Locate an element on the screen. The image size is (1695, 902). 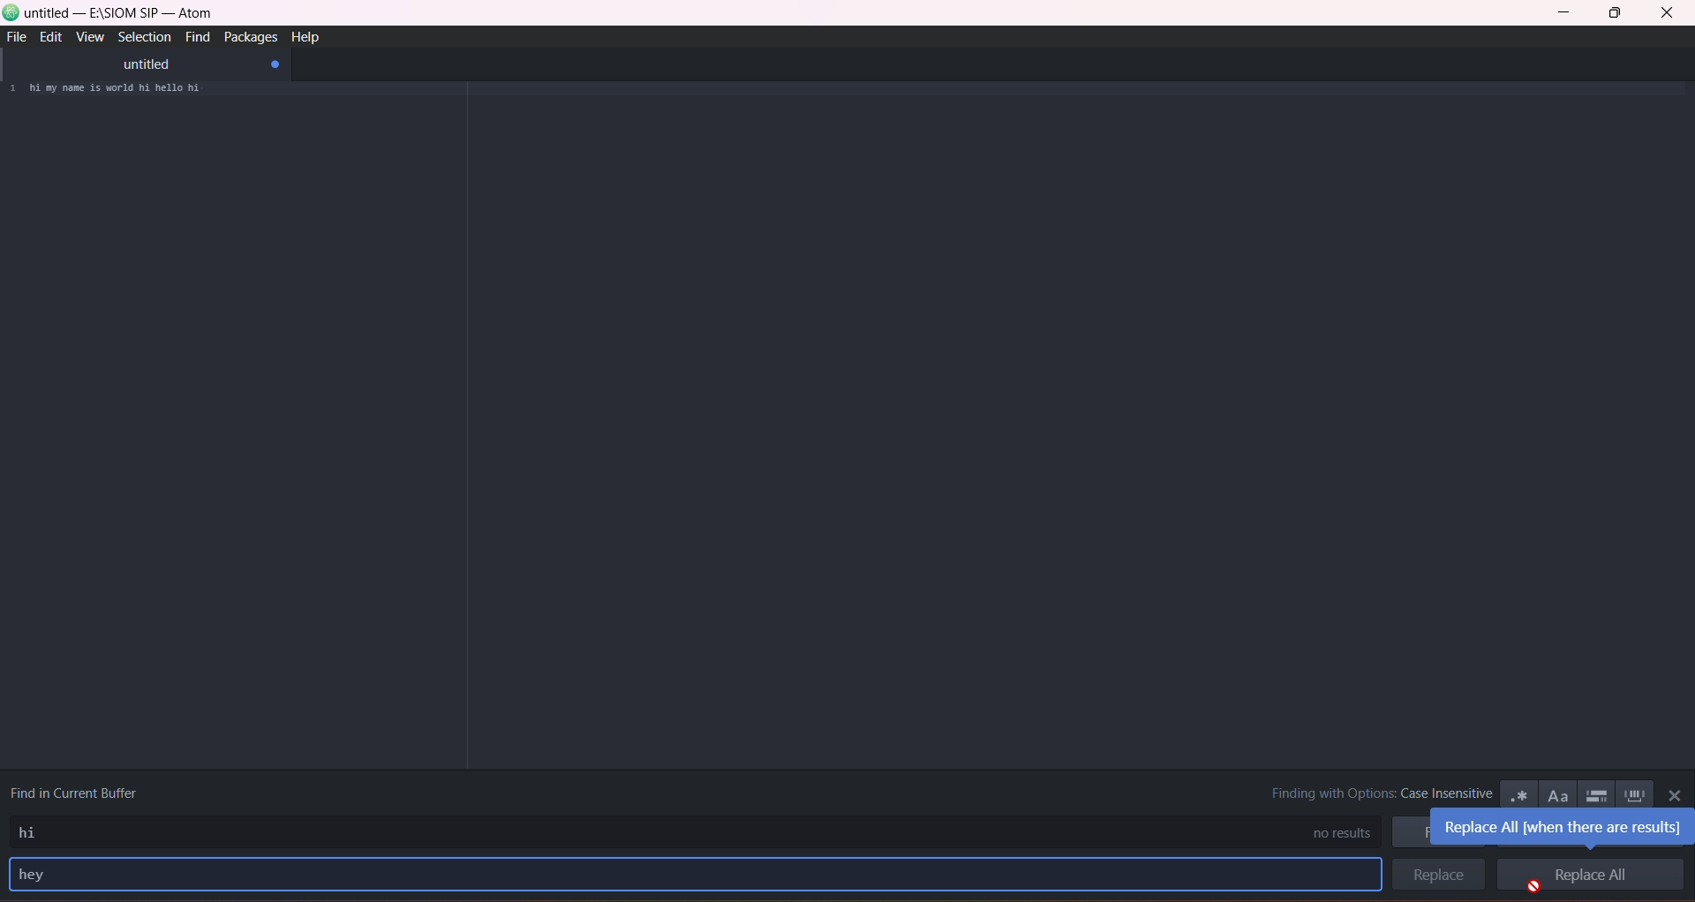
no results is located at coordinates (1330, 832).